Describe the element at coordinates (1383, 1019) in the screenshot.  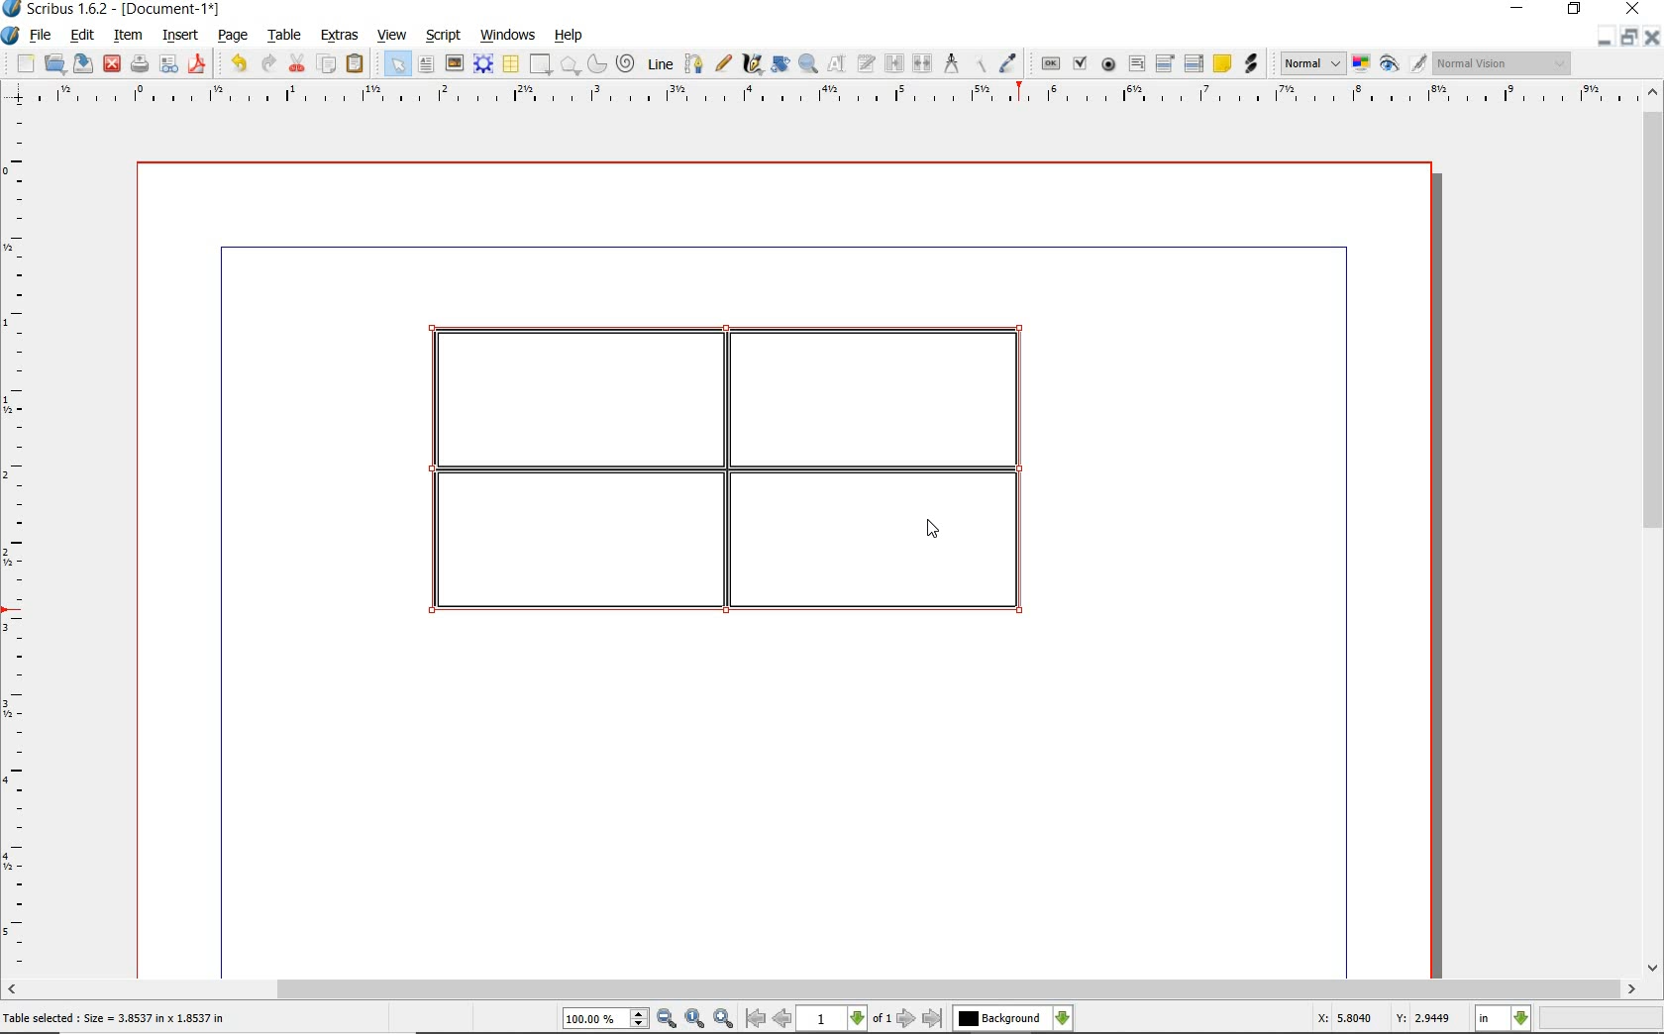
I see `X: 5.8040 Y: 2.9449` at that location.